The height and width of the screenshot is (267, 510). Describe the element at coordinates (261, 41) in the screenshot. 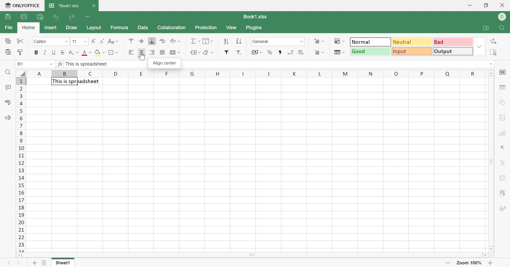

I see `General` at that location.